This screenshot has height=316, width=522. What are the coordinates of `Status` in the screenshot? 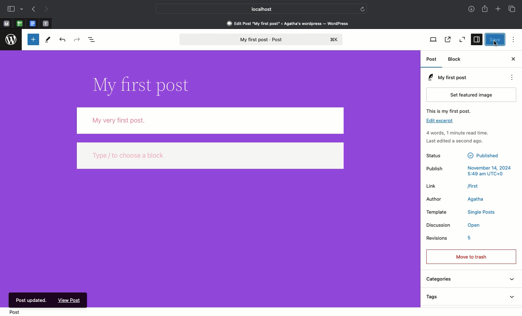 It's located at (461, 156).